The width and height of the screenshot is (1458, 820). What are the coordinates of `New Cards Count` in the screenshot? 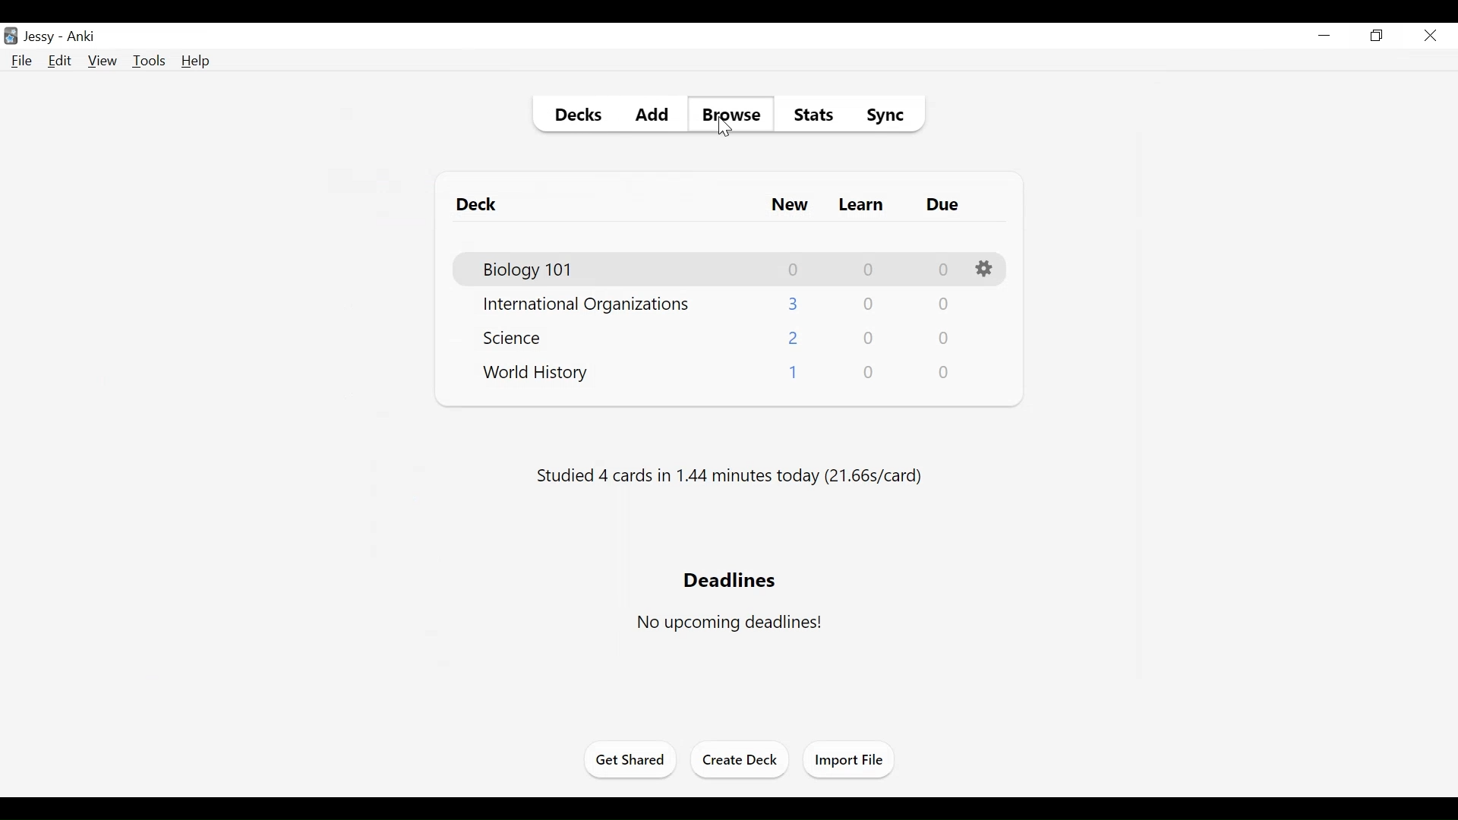 It's located at (795, 337).